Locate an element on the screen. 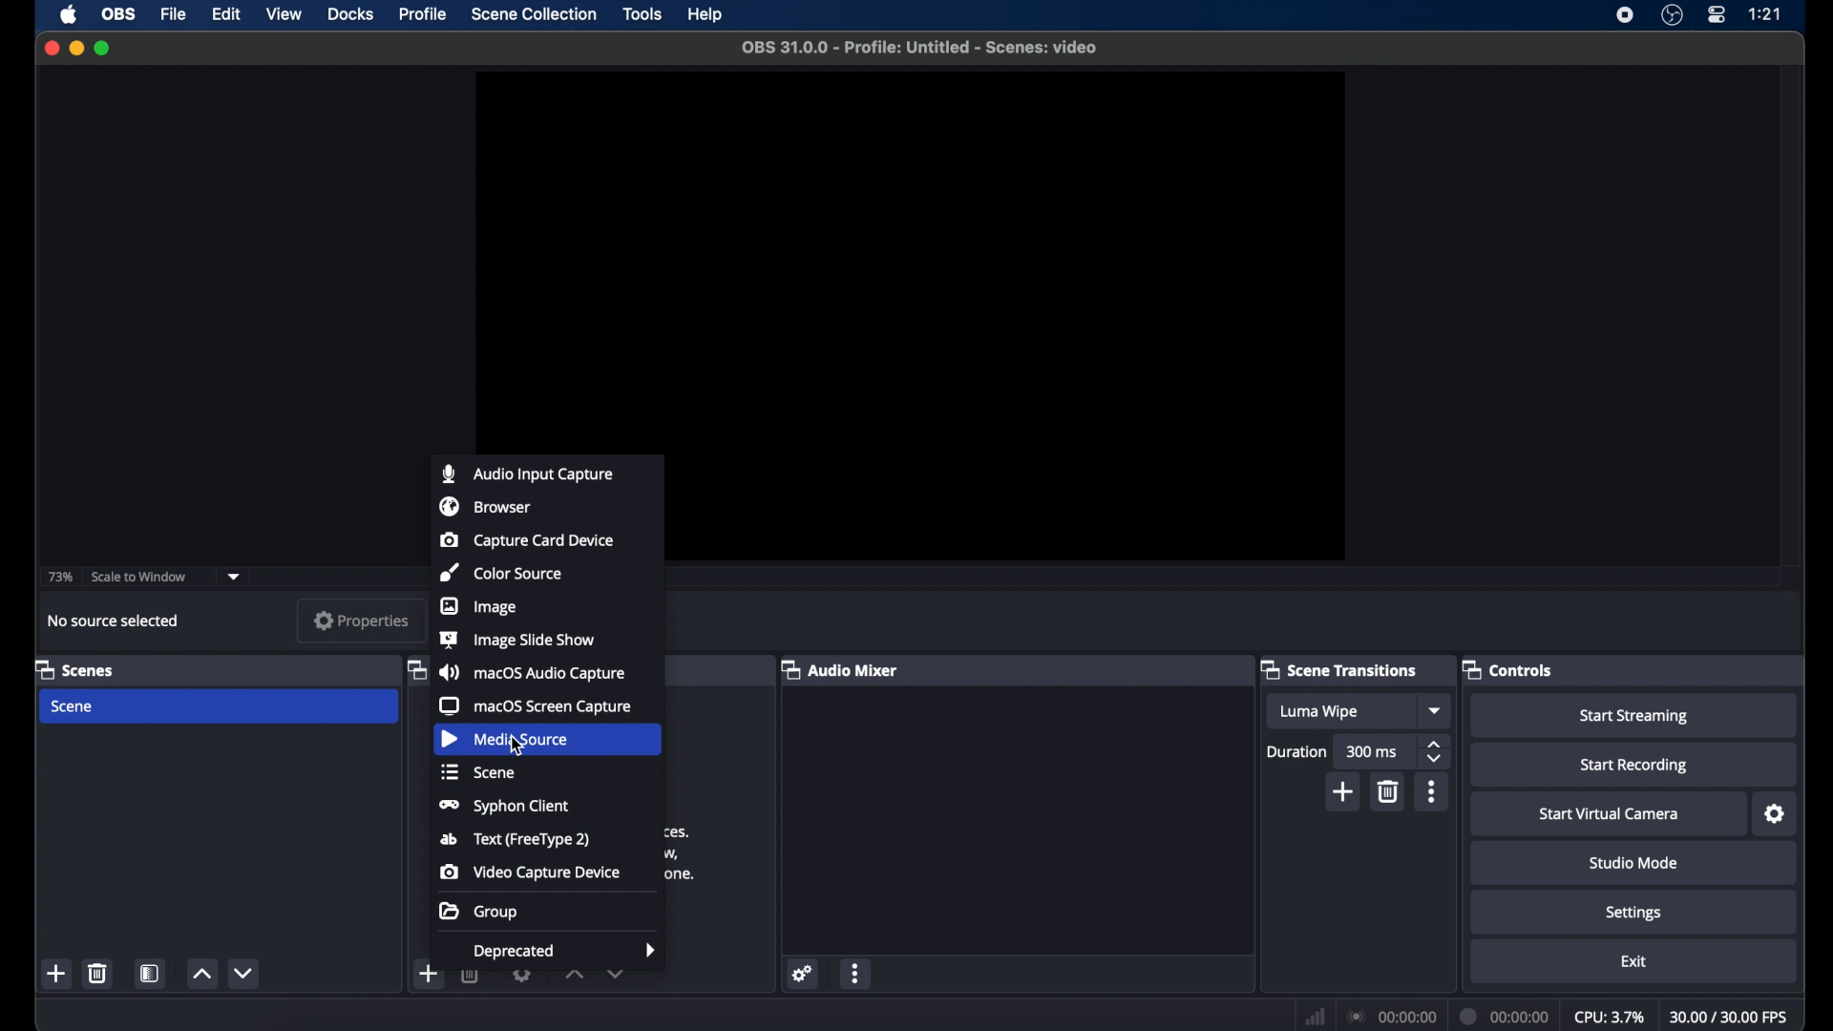  close is located at coordinates (51, 48).